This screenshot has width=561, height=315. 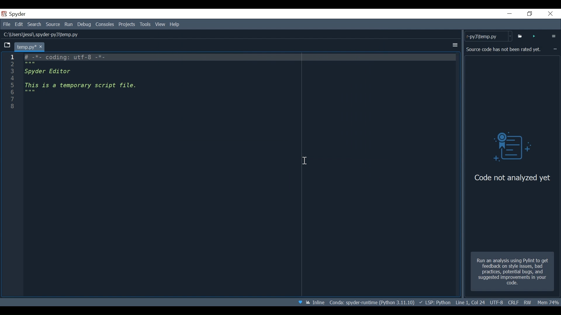 I want to click on More options, so click(x=555, y=36).